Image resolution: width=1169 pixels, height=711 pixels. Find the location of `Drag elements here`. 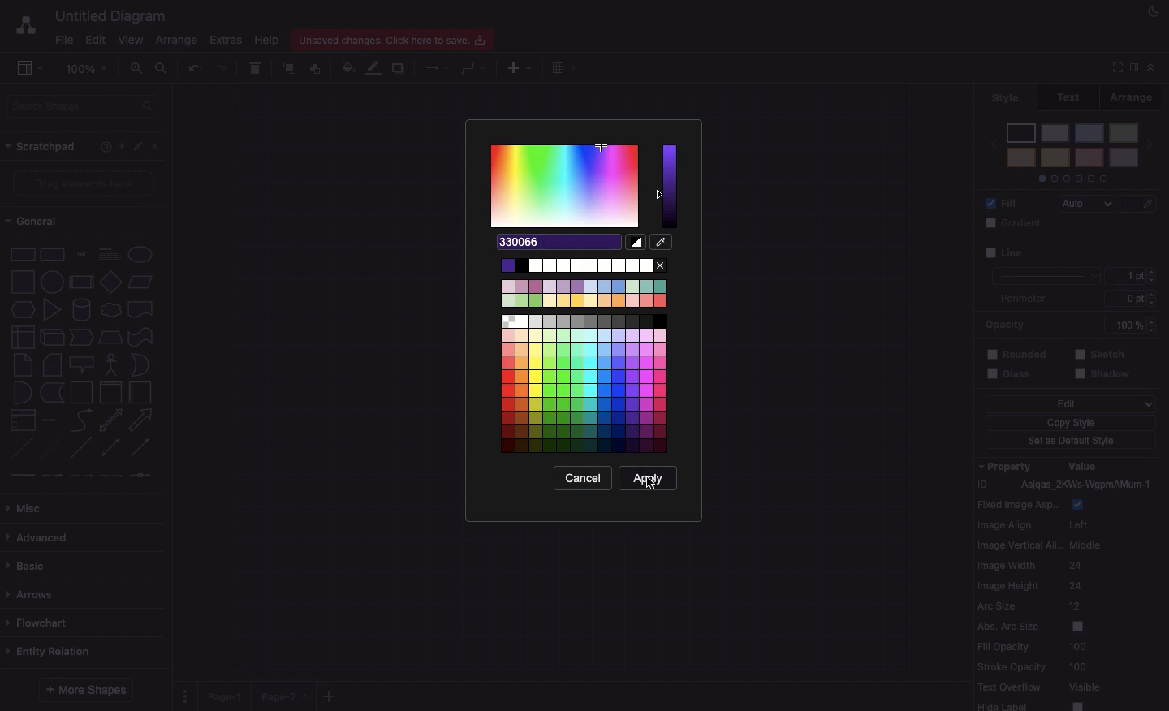

Drag elements here is located at coordinates (85, 184).